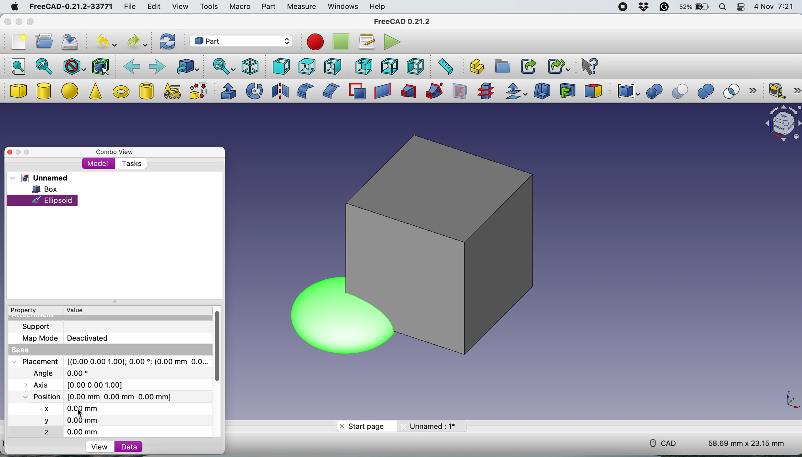 Image resolution: width=802 pixels, height=457 pixels. What do you see at coordinates (776, 90) in the screenshot?
I see `measure linear` at bounding box center [776, 90].